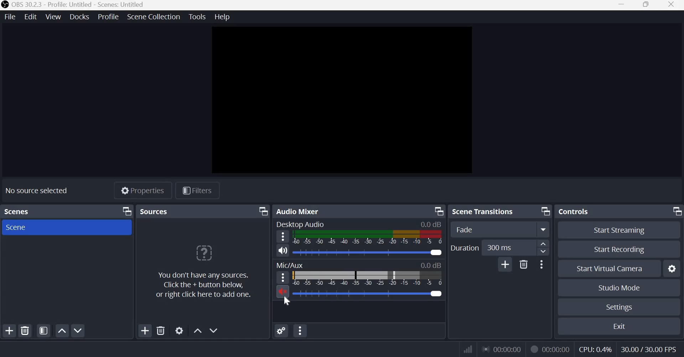  Describe the element at coordinates (300, 212) in the screenshot. I see `Audio Mixer` at that location.